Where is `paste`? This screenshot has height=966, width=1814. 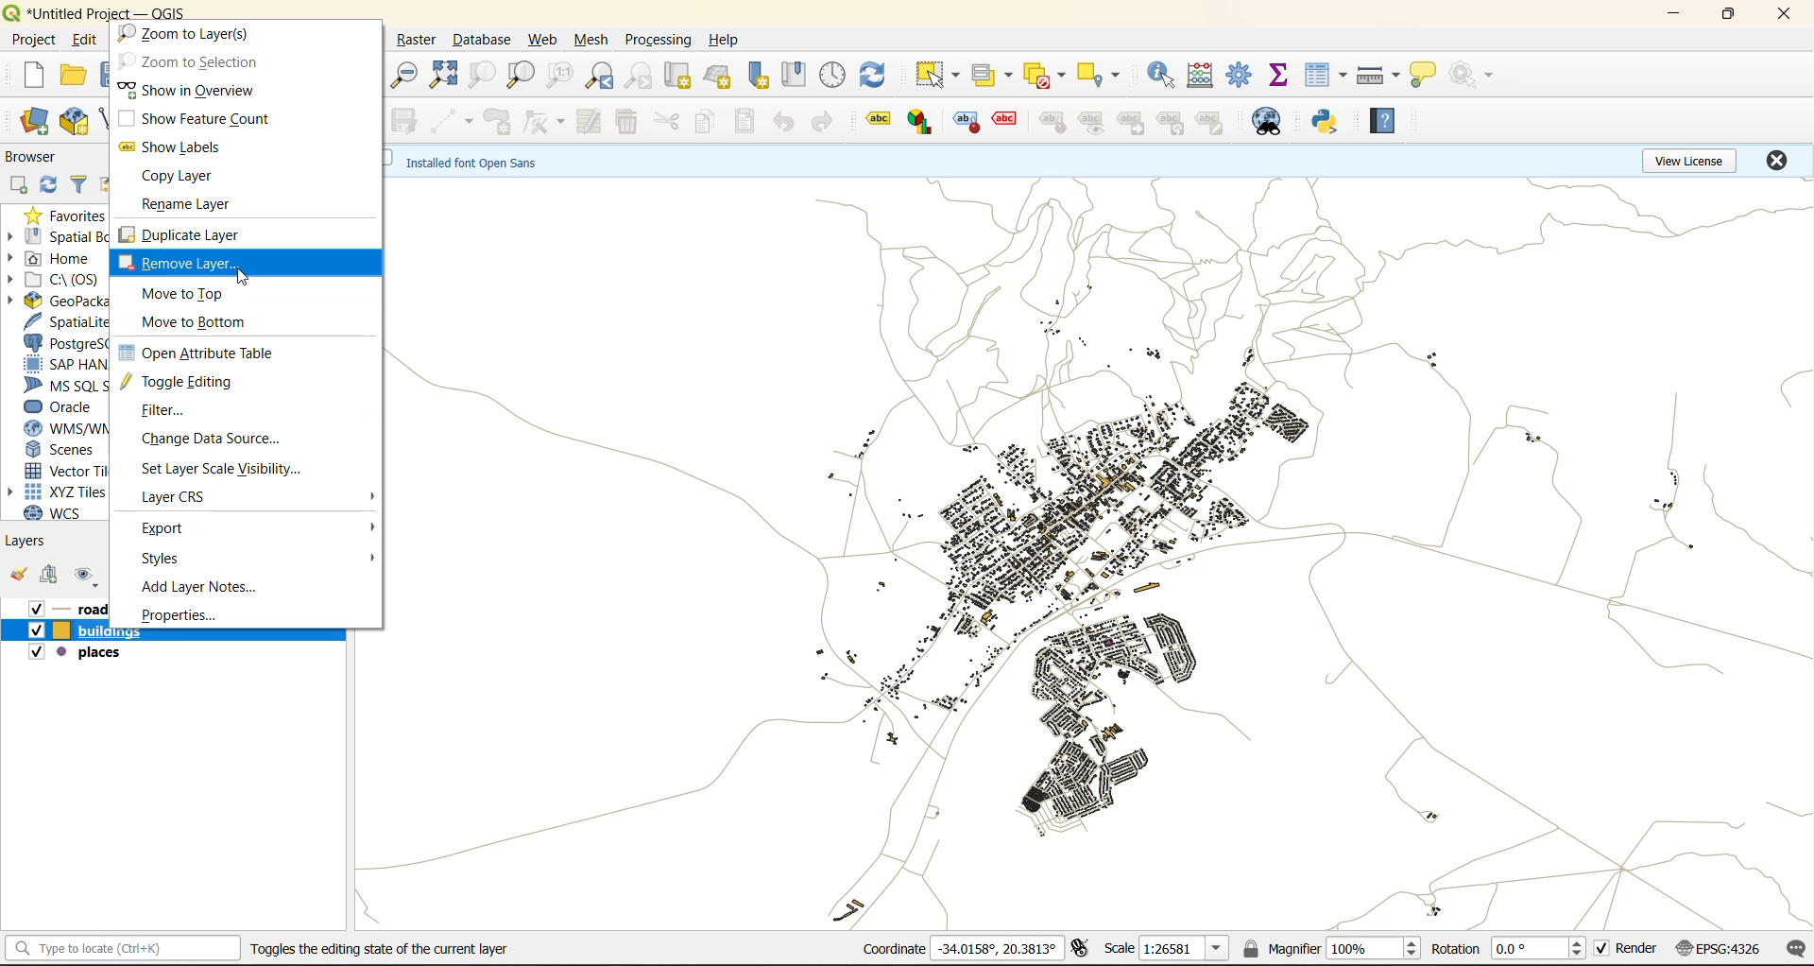
paste is located at coordinates (748, 122).